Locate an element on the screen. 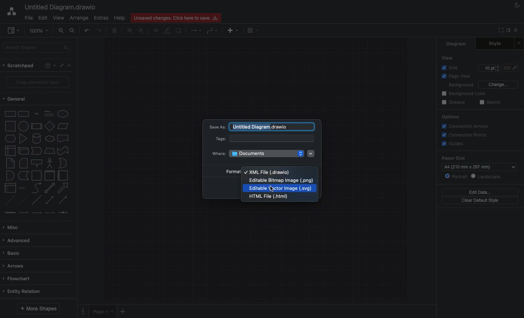 The width and height of the screenshot is (524, 318). Style is located at coordinates (499, 44).